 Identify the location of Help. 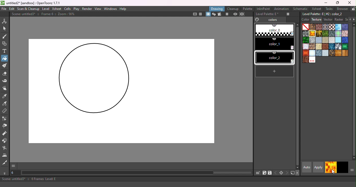
(123, 9).